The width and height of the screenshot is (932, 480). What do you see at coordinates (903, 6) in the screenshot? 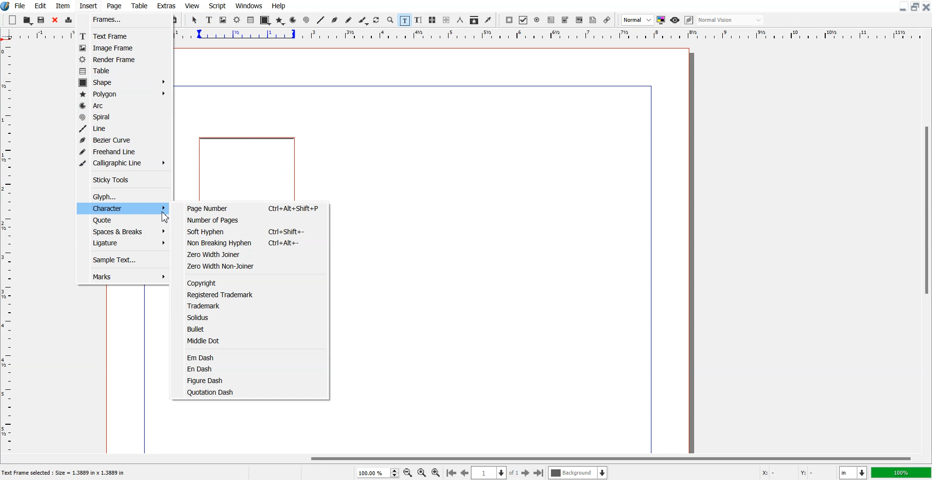
I see `Minimize` at bounding box center [903, 6].